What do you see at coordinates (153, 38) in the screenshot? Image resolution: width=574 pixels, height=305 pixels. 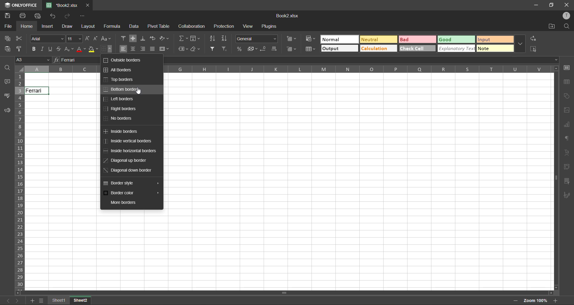 I see `wrap text` at bounding box center [153, 38].